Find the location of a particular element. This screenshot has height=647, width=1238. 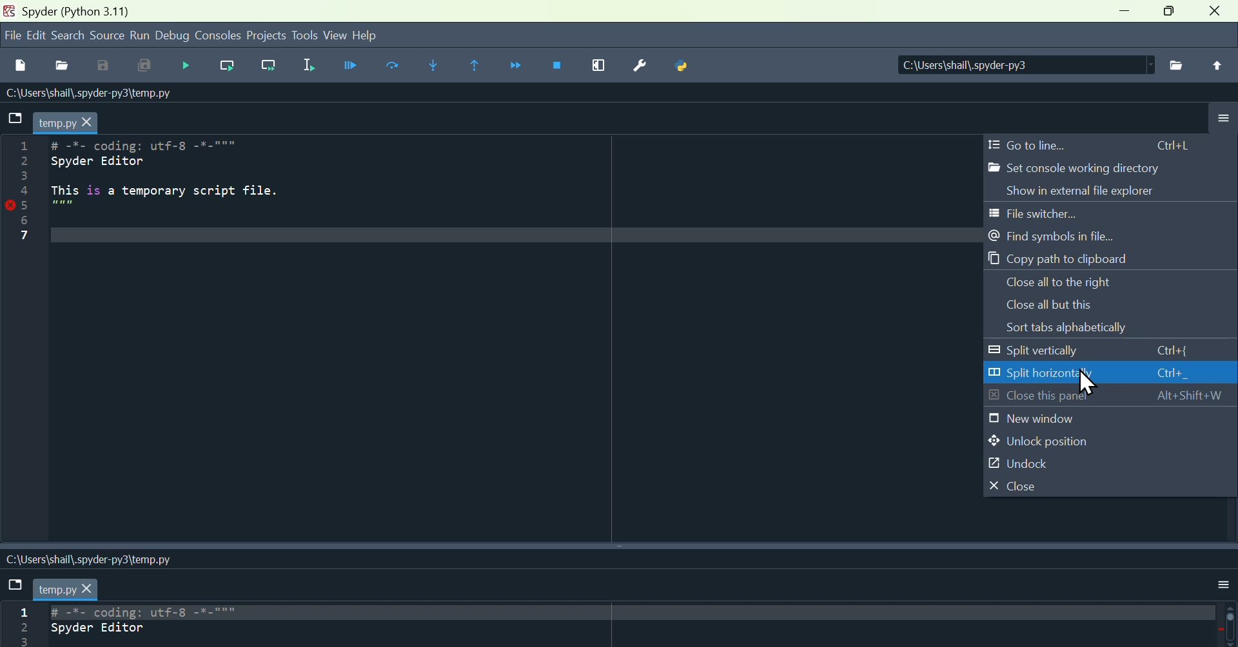

Close this panel is located at coordinates (1112, 397).